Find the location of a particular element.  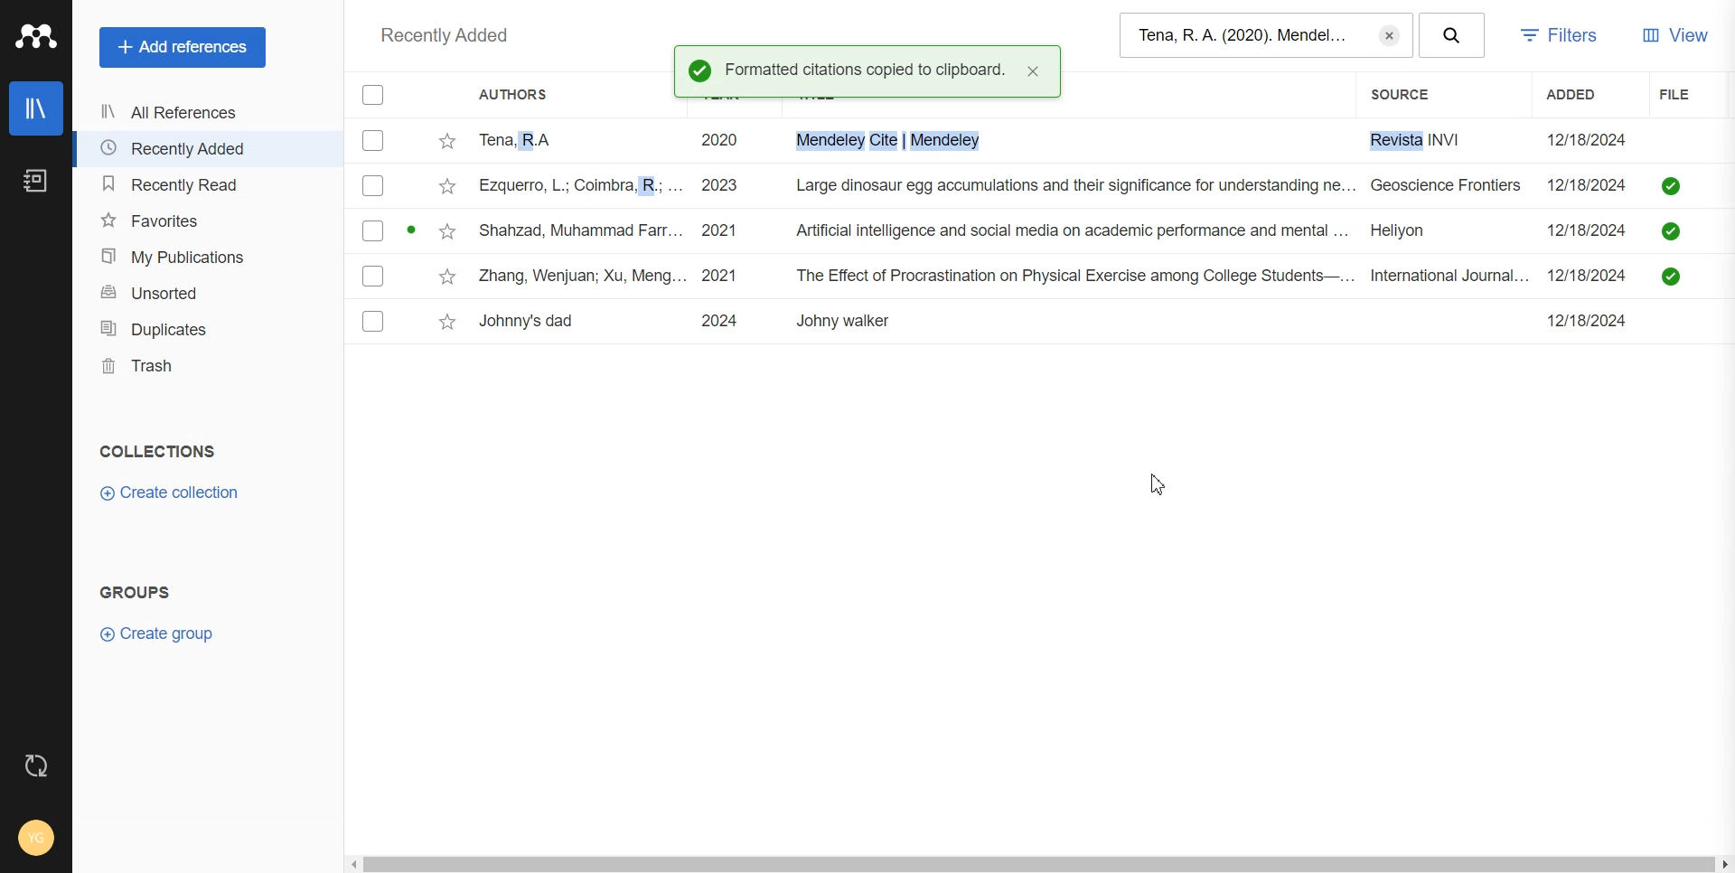

Zhang, Wenjuan; Xu, Meng... 2021 The Effect of Procrastination on Physical Exercise among College Students—... International Journal... is located at coordinates (1006, 276).